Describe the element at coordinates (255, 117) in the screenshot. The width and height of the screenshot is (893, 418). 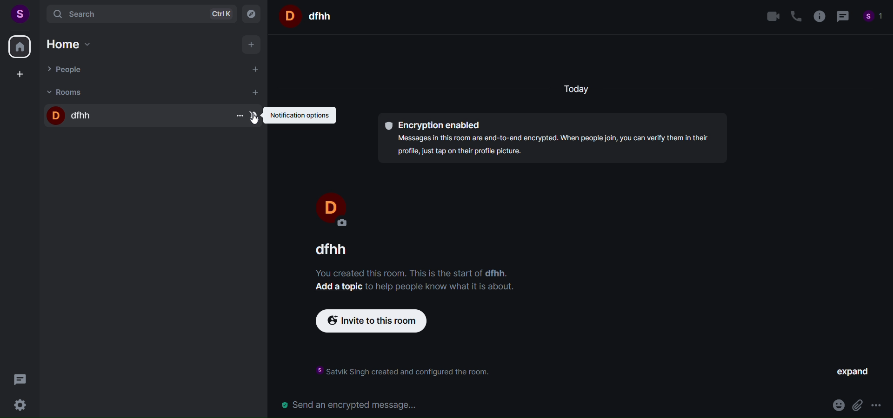
I see `muted notification` at that location.